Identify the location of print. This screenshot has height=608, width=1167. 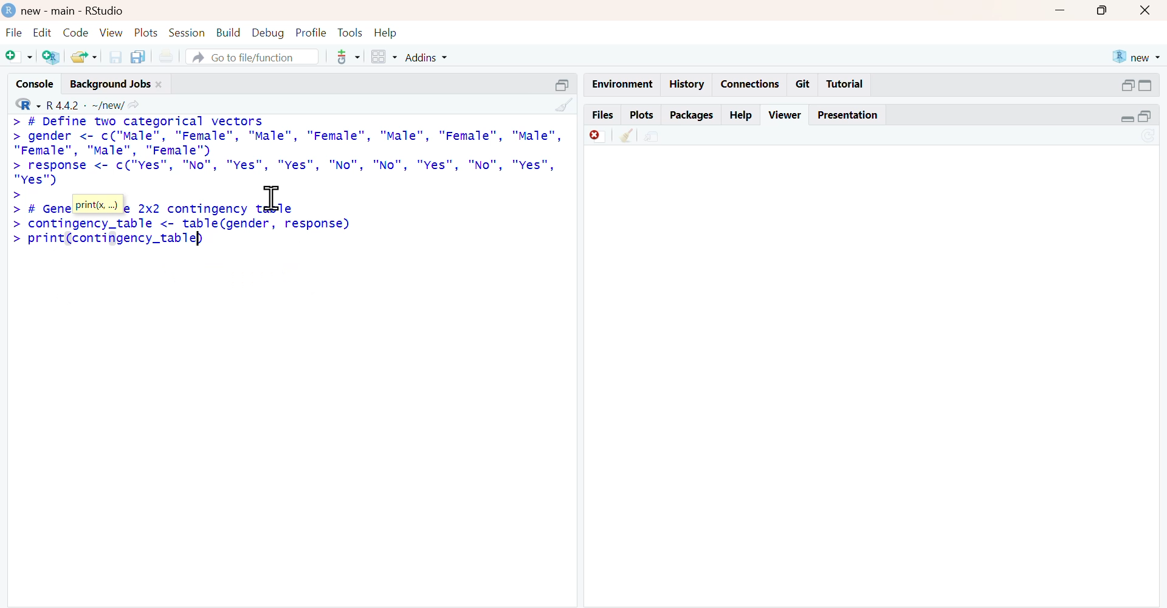
(168, 57).